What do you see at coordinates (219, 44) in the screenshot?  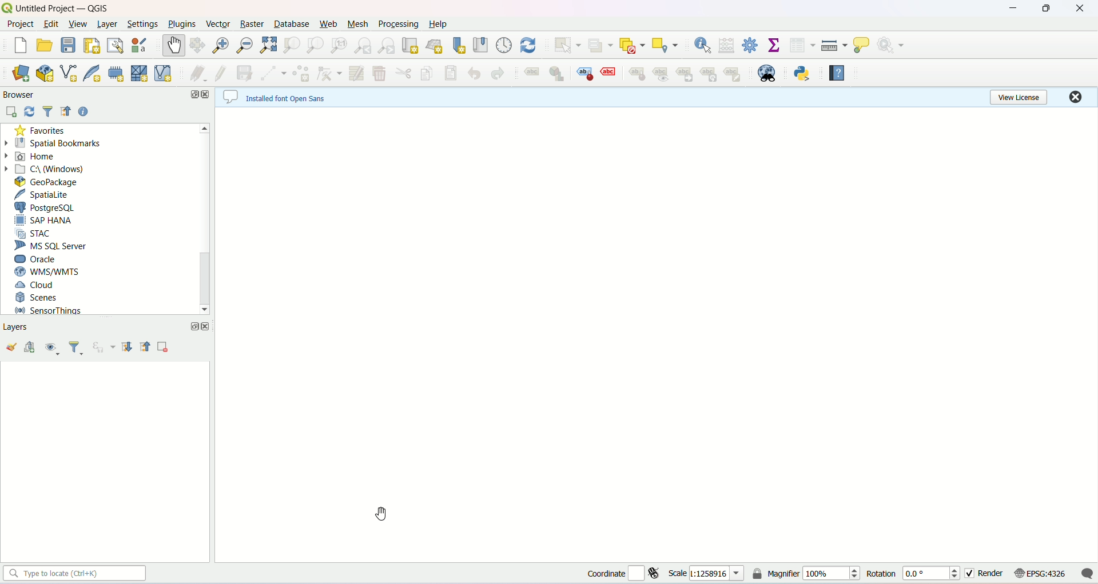 I see `zoom in` at bounding box center [219, 44].